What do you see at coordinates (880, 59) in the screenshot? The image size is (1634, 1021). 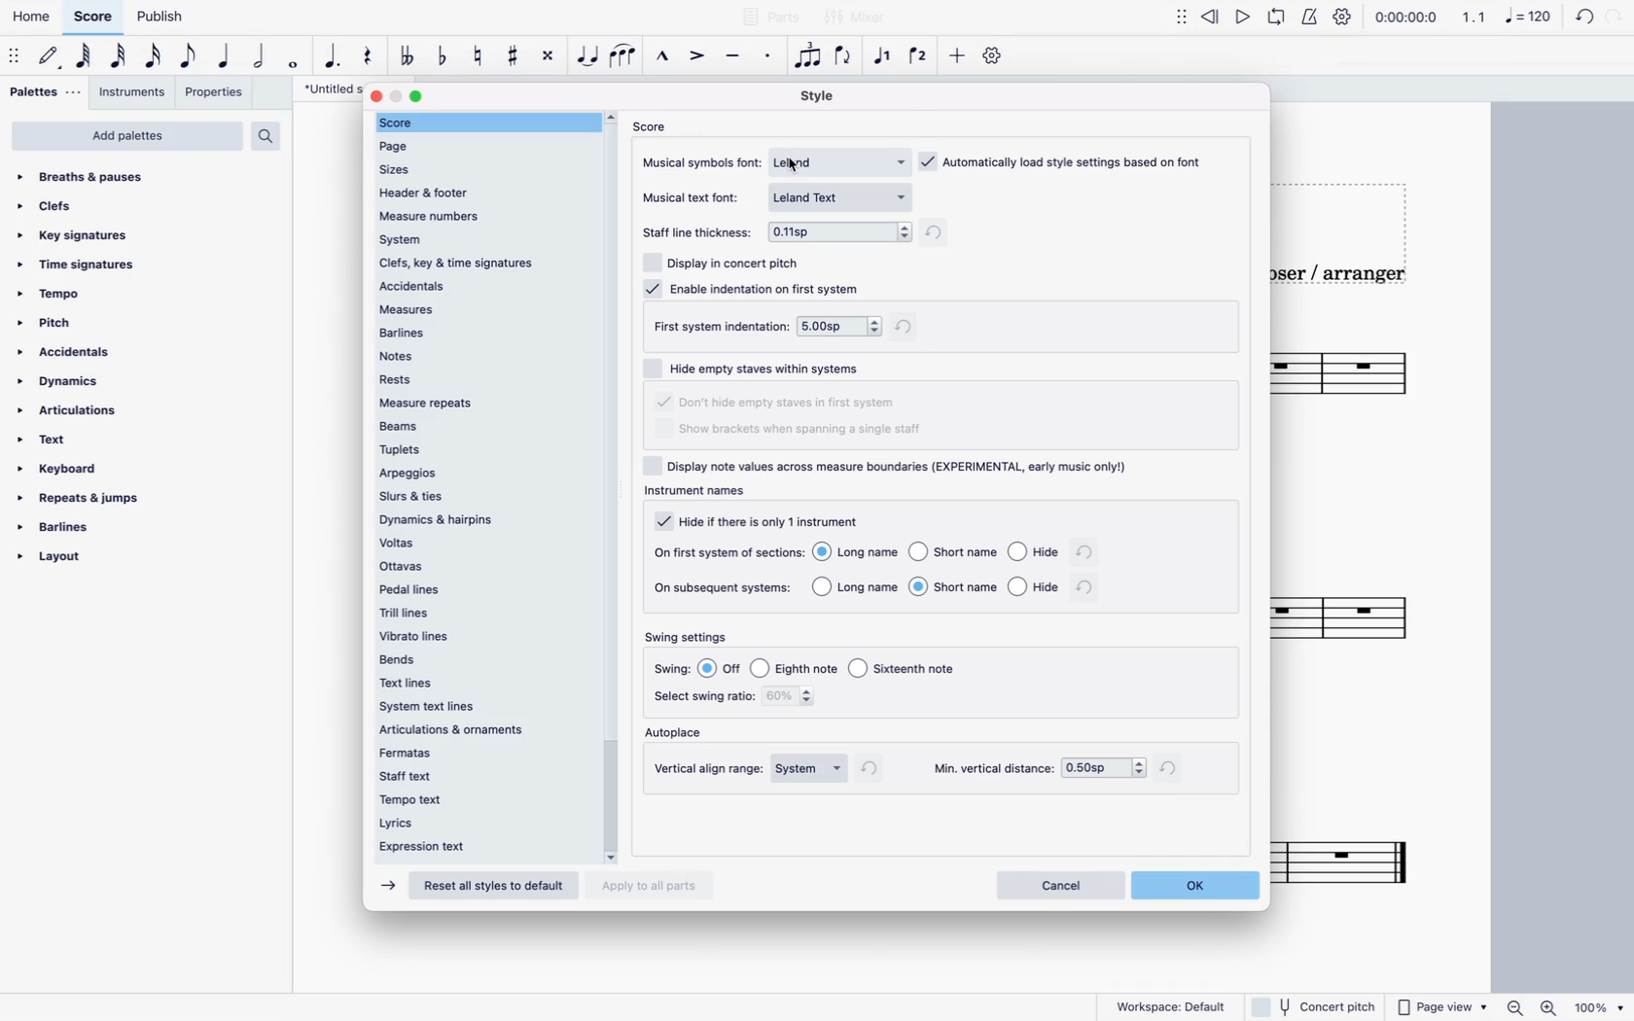 I see `voice 1` at bounding box center [880, 59].